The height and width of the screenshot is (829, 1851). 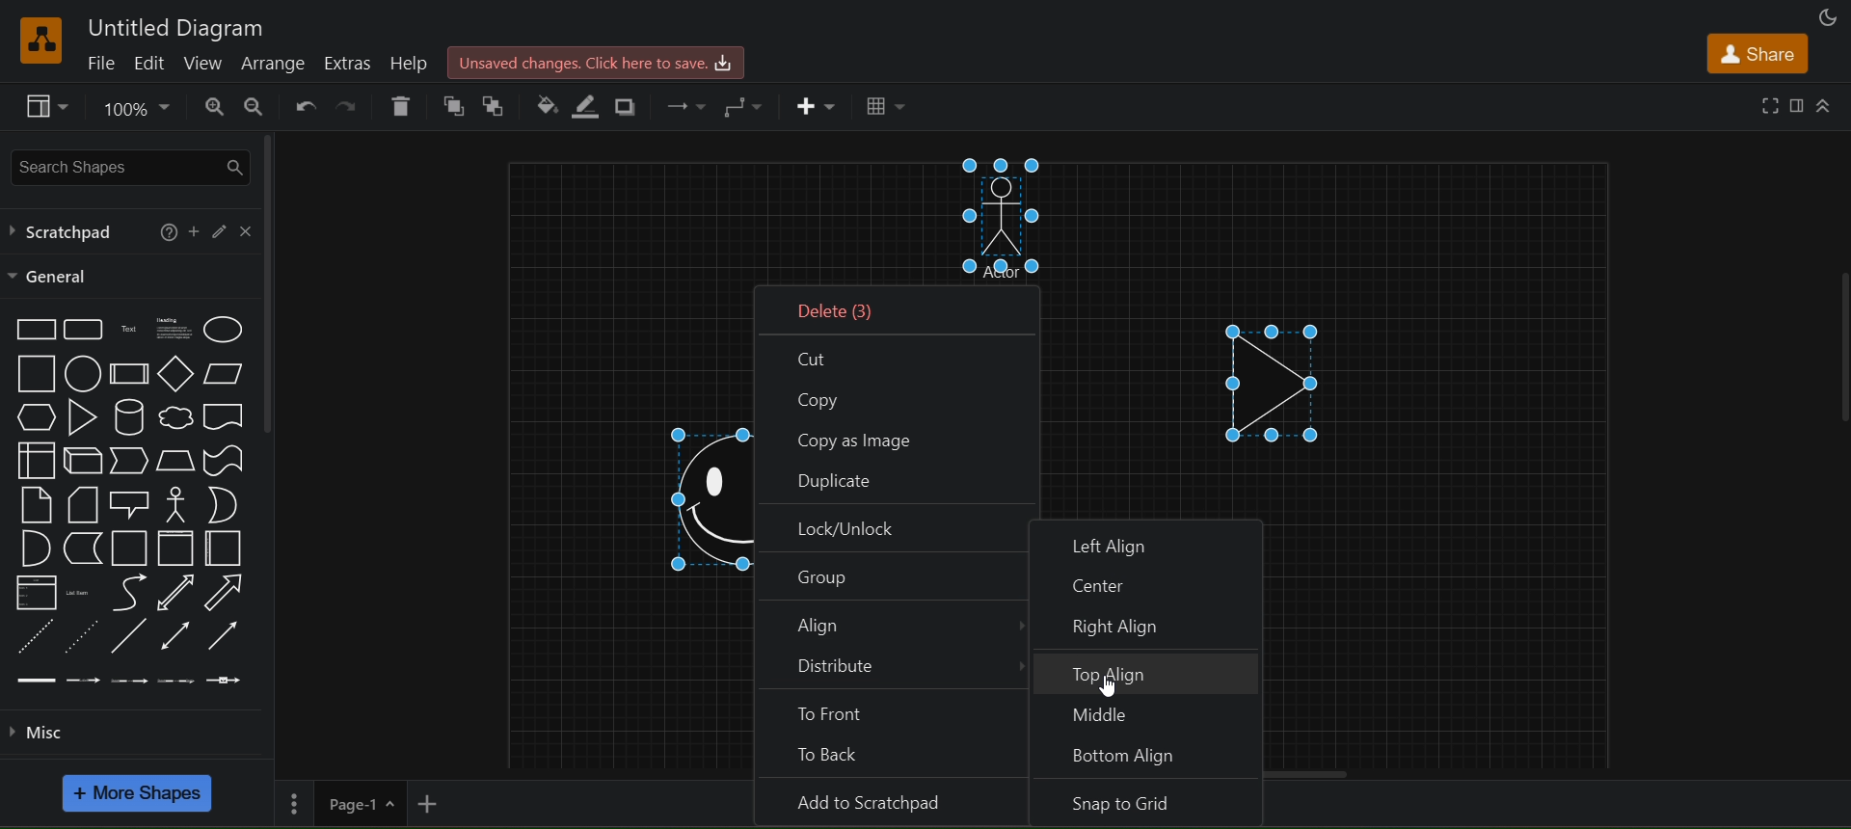 I want to click on bidirectional connector, so click(x=178, y=636).